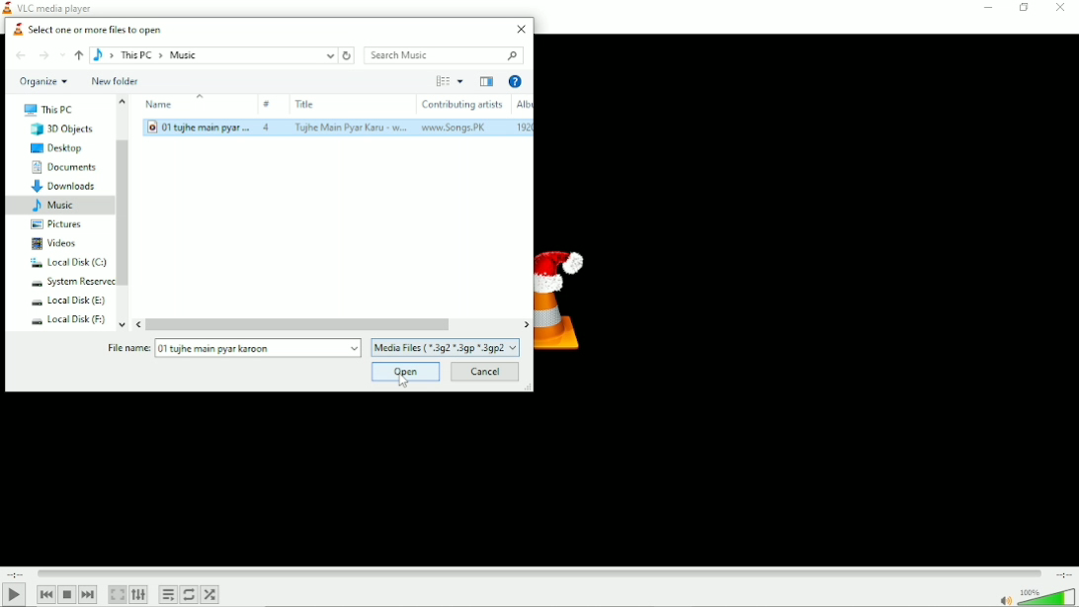 The width and height of the screenshot is (1079, 607). I want to click on VLC media player, so click(48, 7).